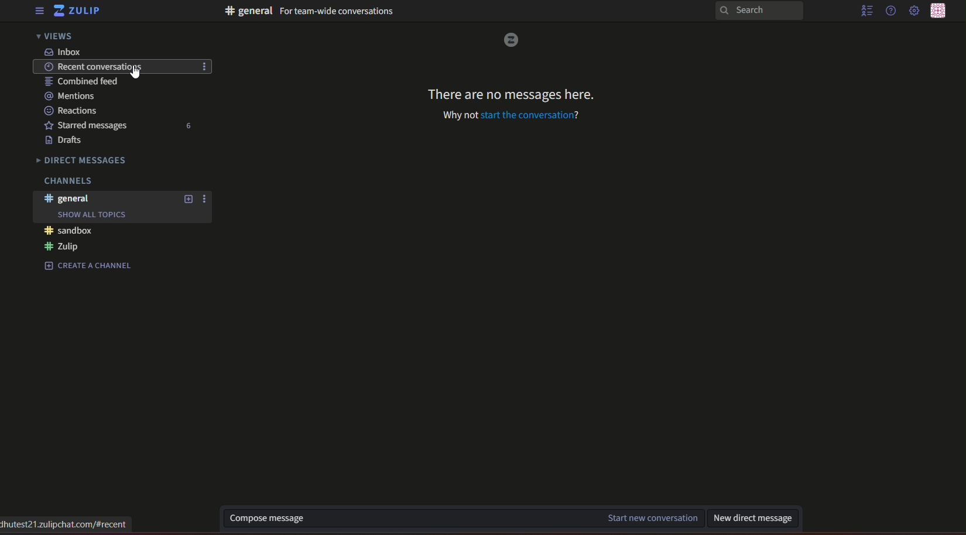  What do you see at coordinates (509, 91) in the screenshot?
I see `There are no messages here.` at bounding box center [509, 91].